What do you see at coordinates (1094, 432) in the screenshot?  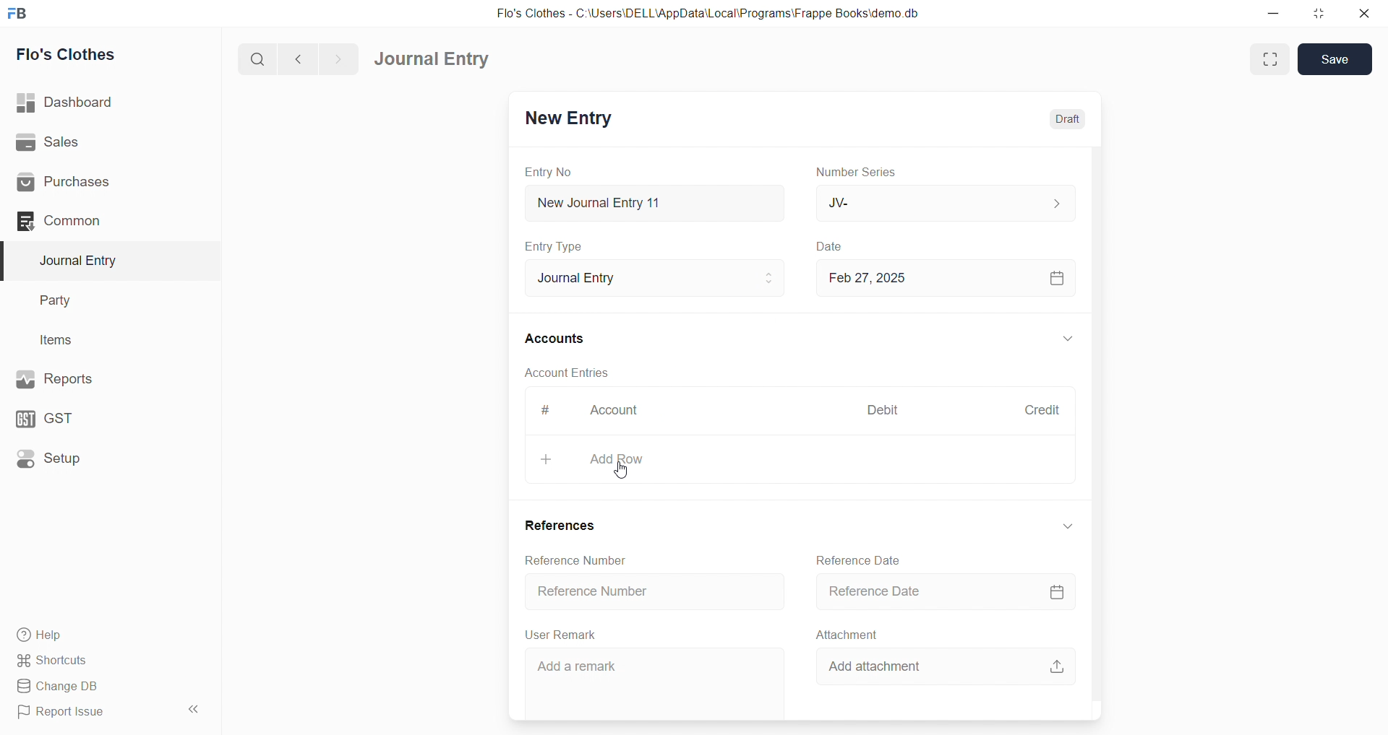 I see `VERTICAL SCROLL BAR` at bounding box center [1094, 432].